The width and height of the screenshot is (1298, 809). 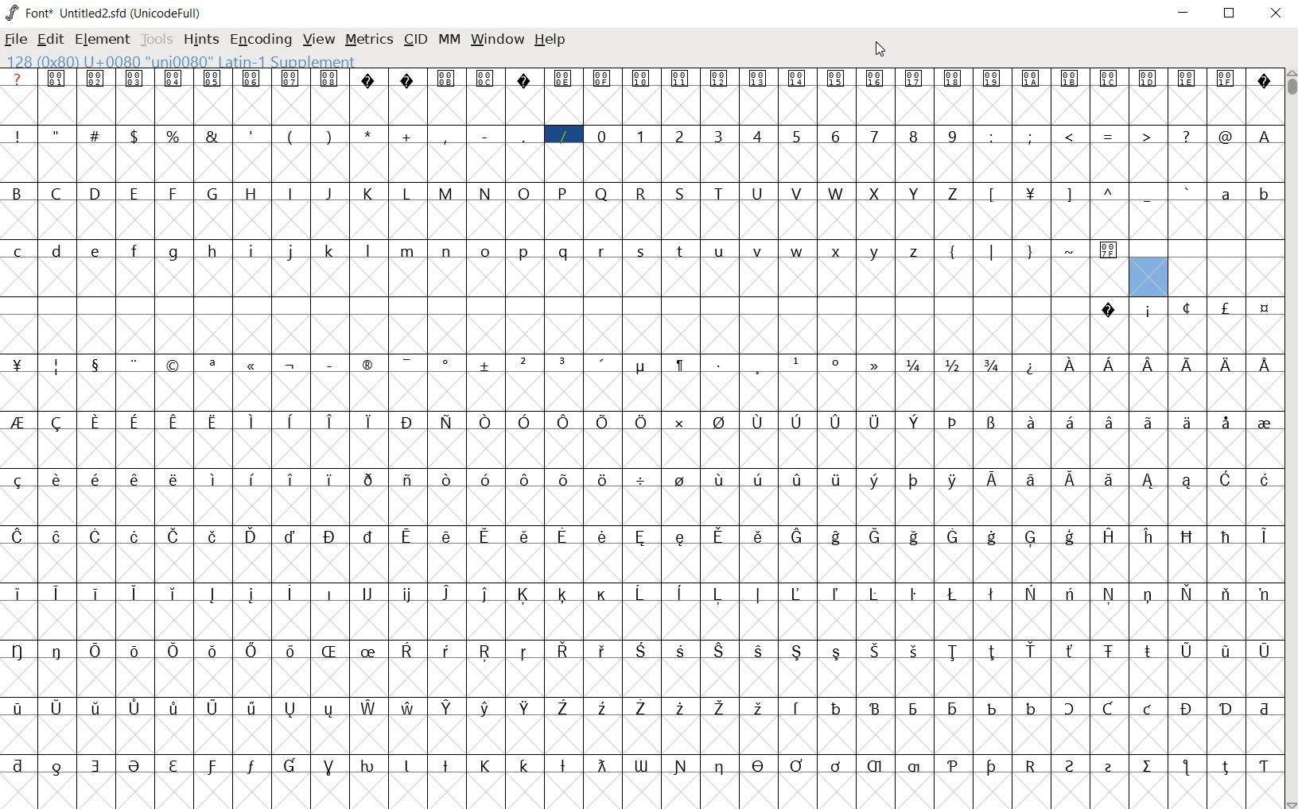 I want to click on glyph, so click(x=96, y=479).